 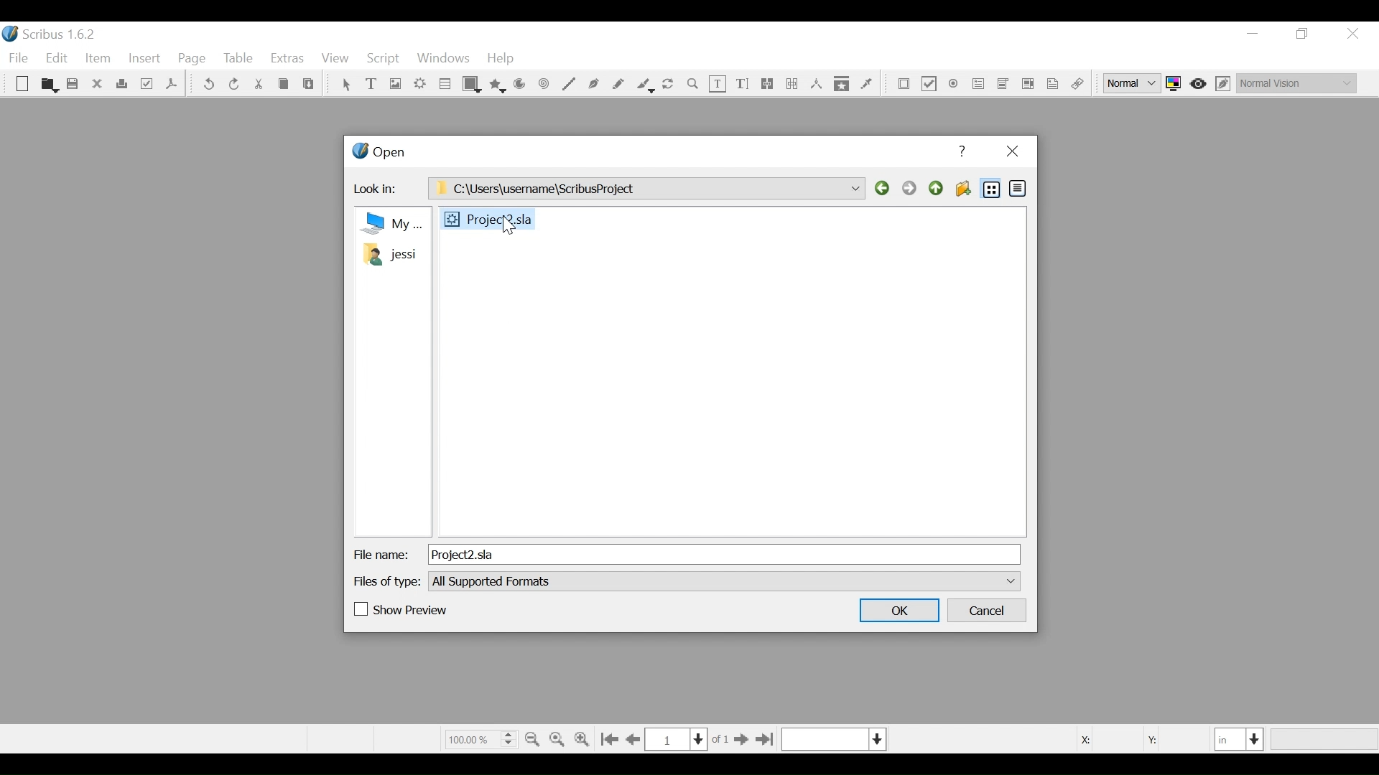 I want to click on Zoom in, so click(x=585, y=738).